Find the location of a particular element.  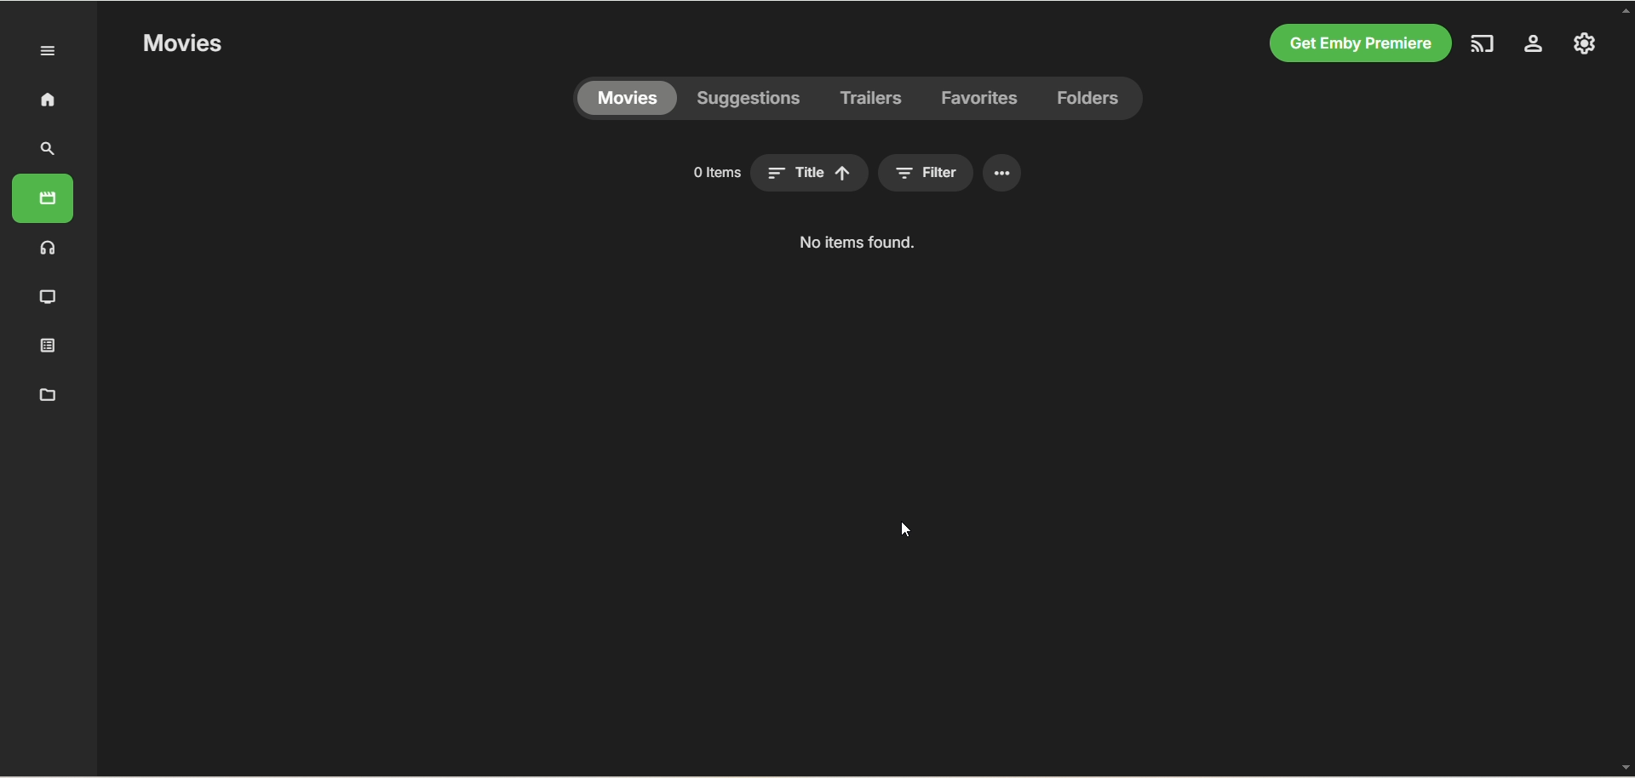

filter is located at coordinates (1030, 173).